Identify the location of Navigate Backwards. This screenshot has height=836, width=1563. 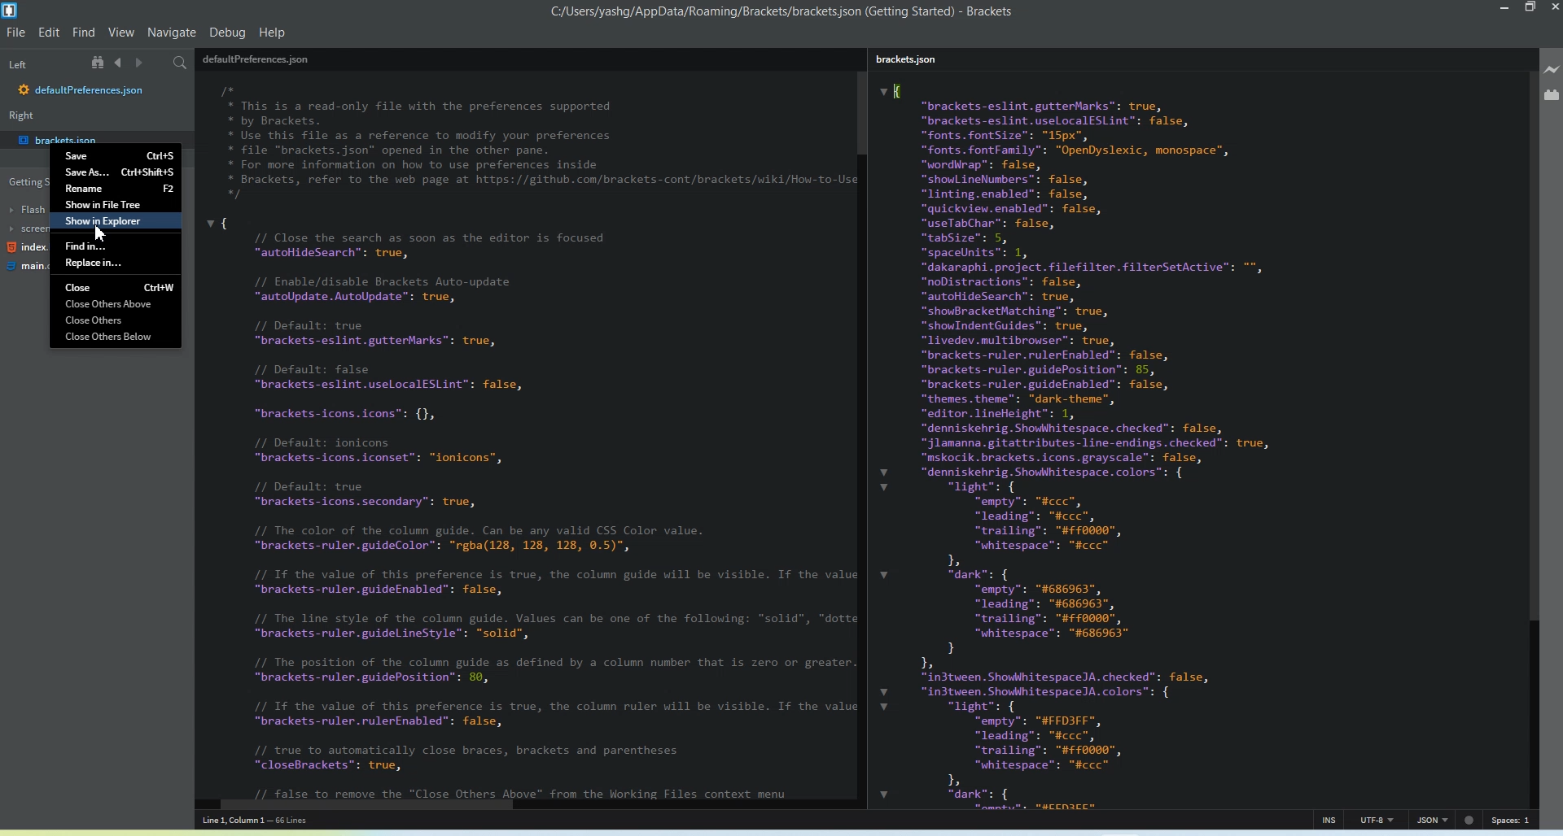
(120, 63).